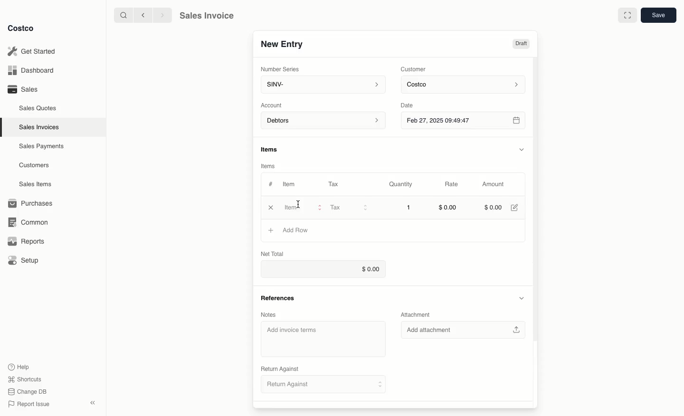 This screenshot has width=684, height=416. What do you see at coordinates (448, 208) in the screenshot?
I see `$0.00` at bounding box center [448, 208].